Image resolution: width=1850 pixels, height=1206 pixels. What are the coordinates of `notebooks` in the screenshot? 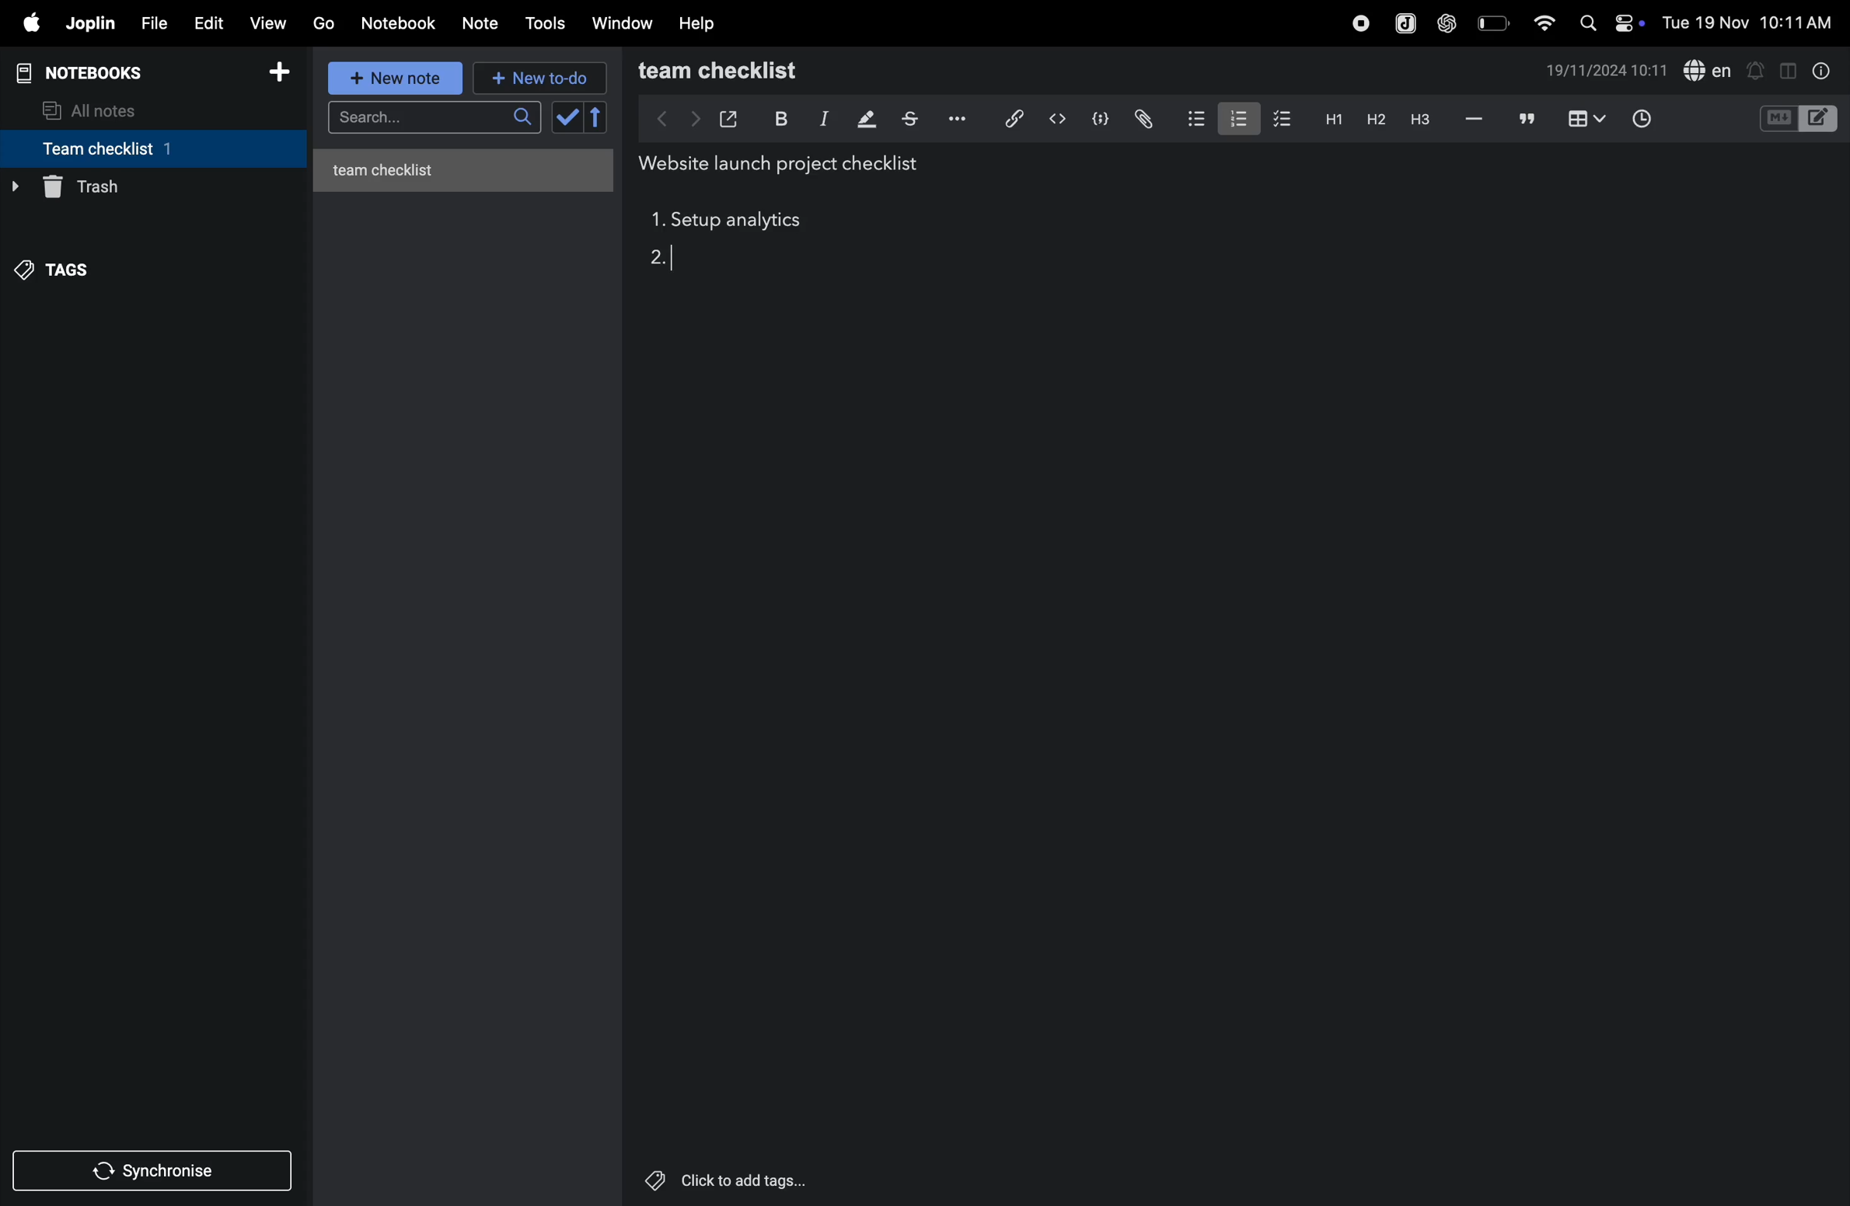 It's located at (89, 71).